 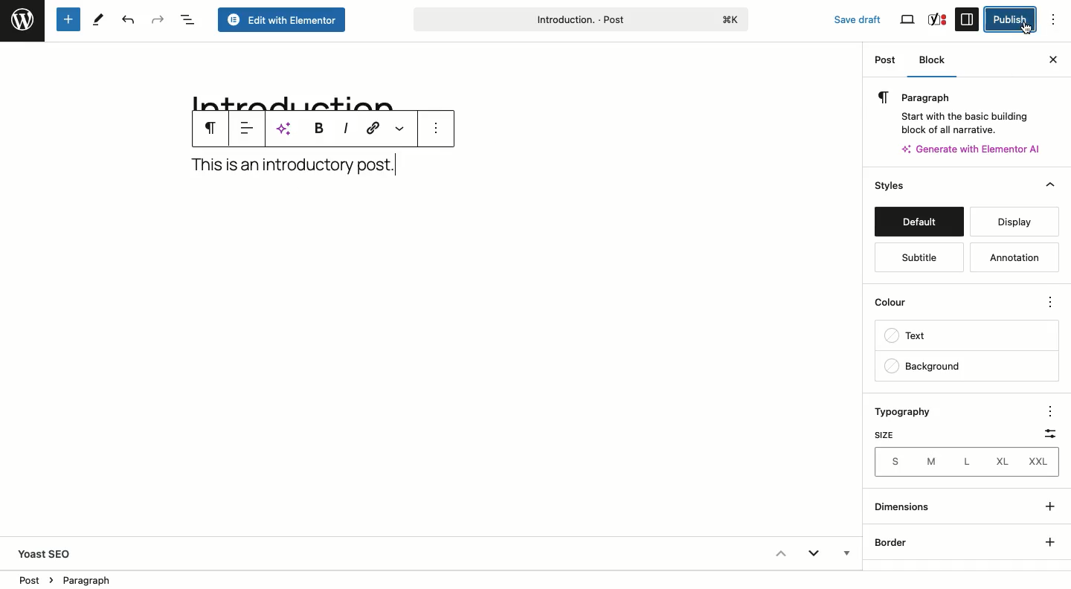 What do you see at coordinates (849, 16) in the screenshot?
I see `Save draft` at bounding box center [849, 16].